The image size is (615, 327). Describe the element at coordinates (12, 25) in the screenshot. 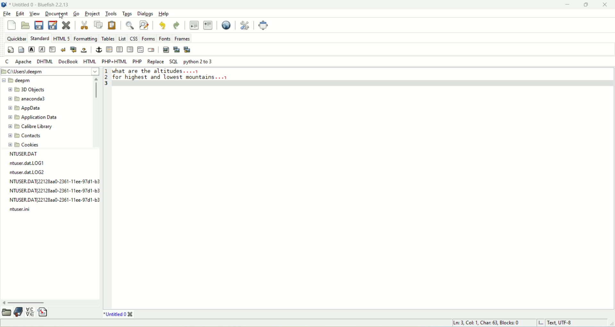

I see `new` at that location.